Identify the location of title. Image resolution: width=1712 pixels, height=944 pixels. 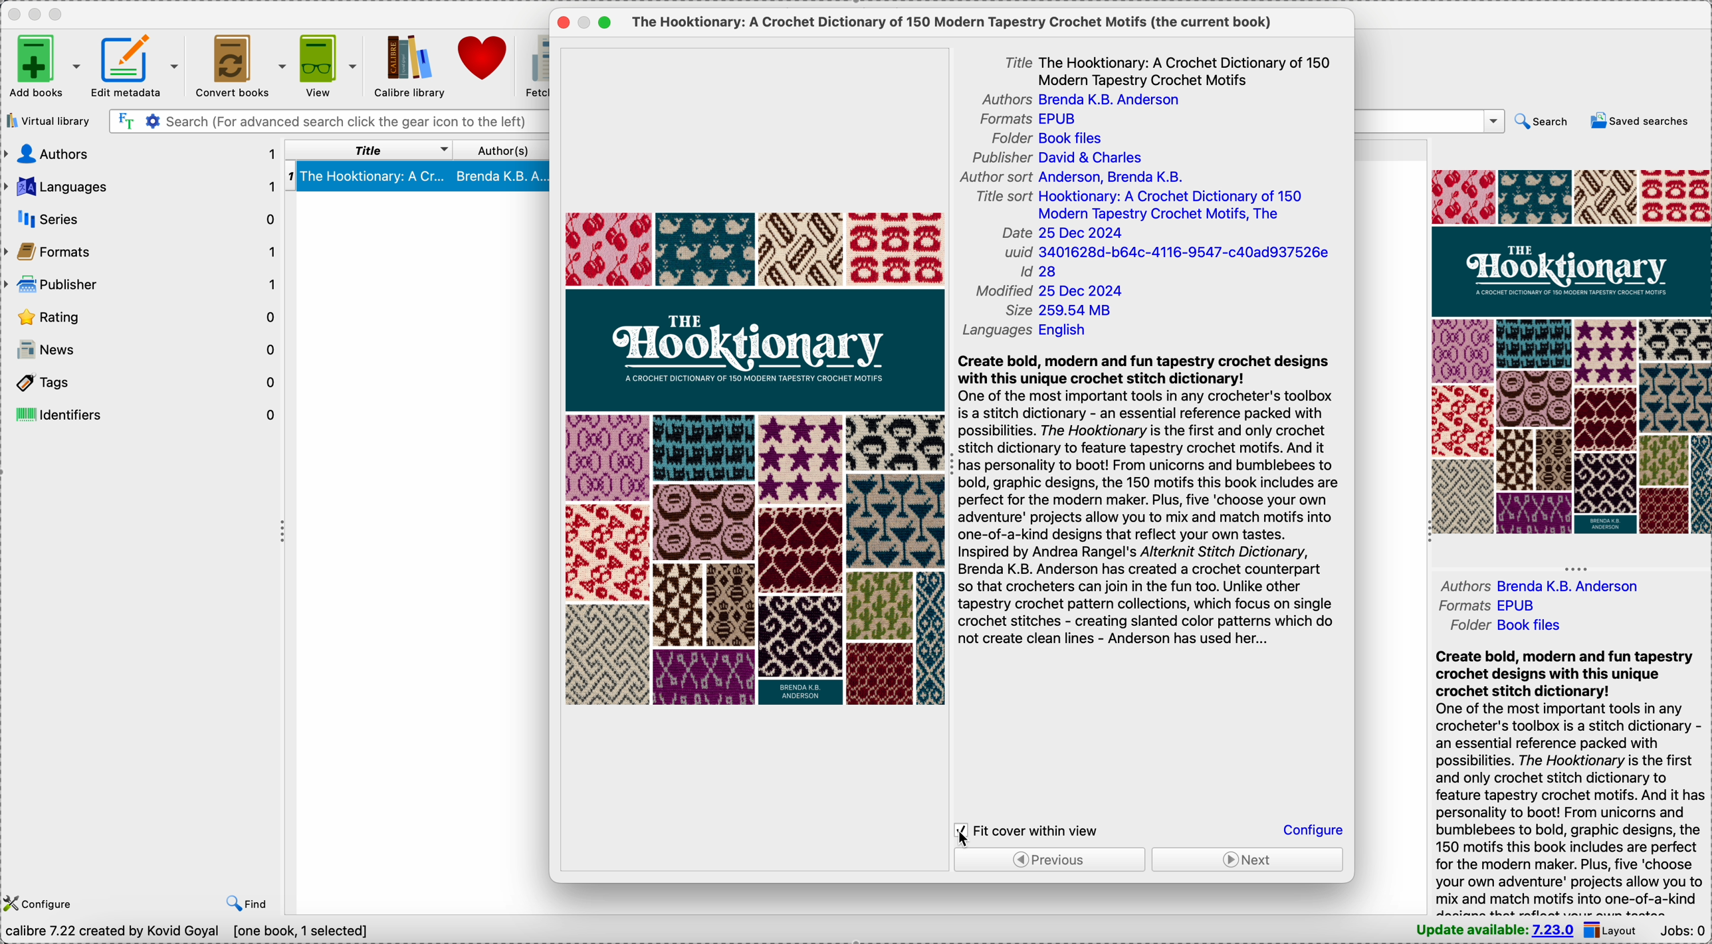
(1171, 68).